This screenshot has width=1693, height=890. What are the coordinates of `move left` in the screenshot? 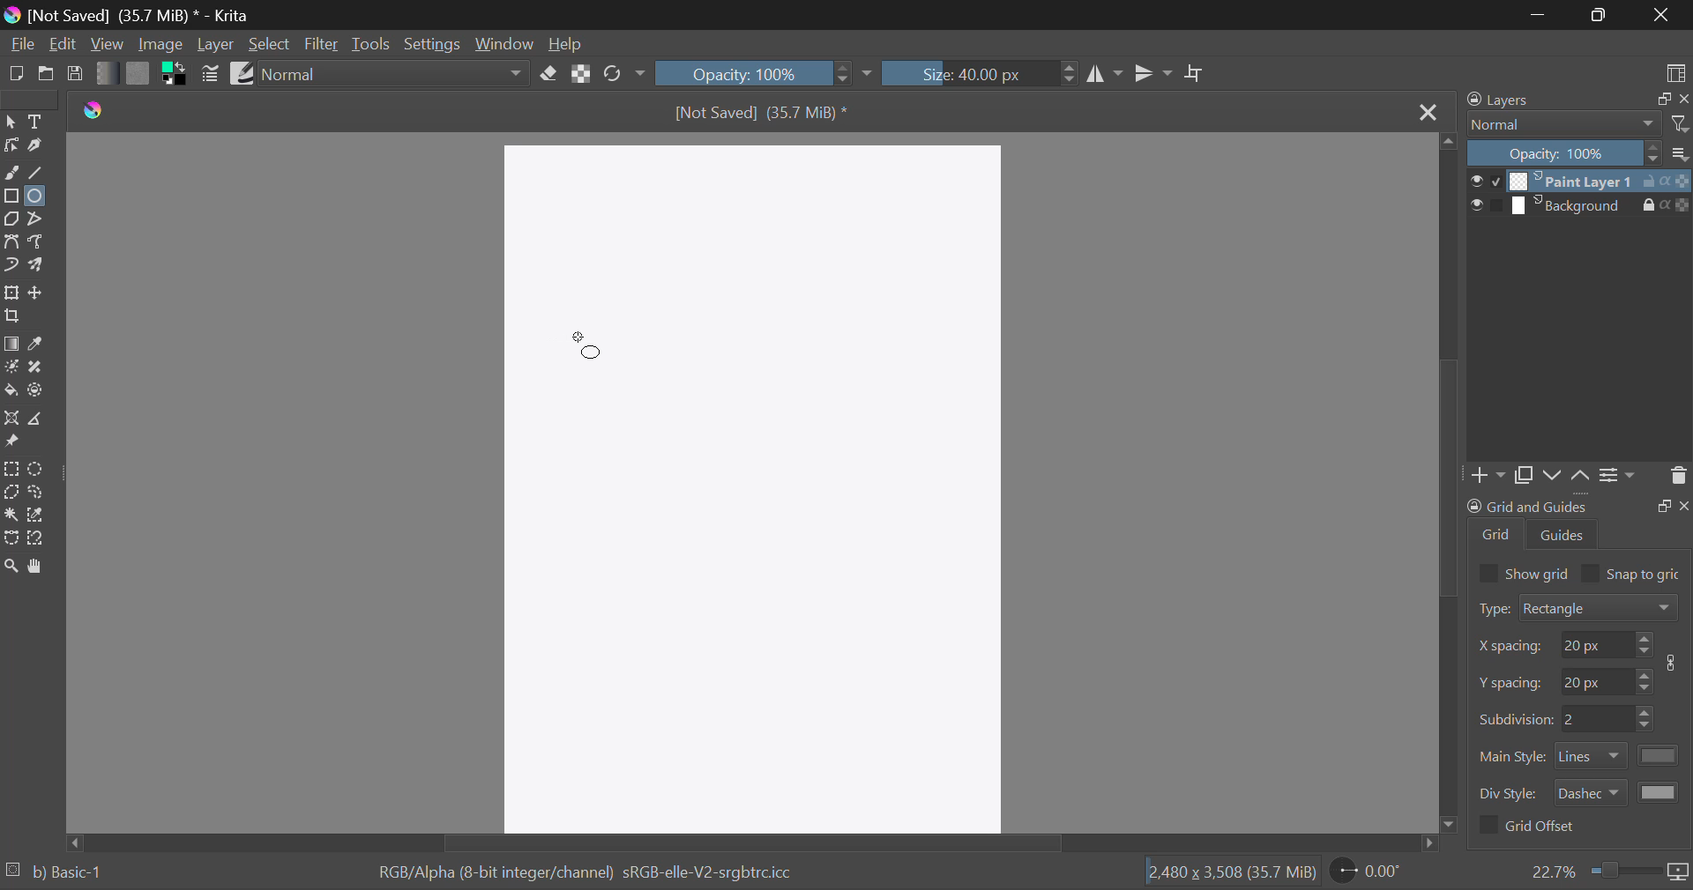 It's located at (71, 842).